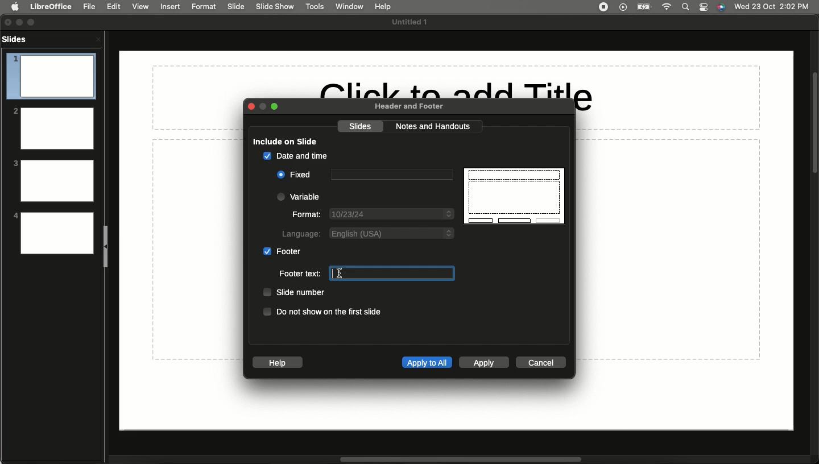 Image resolution: width=819 pixels, height=464 pixels. Describe the element at coordinates (8, 22) in the screenshot. I see `Close` at that location.